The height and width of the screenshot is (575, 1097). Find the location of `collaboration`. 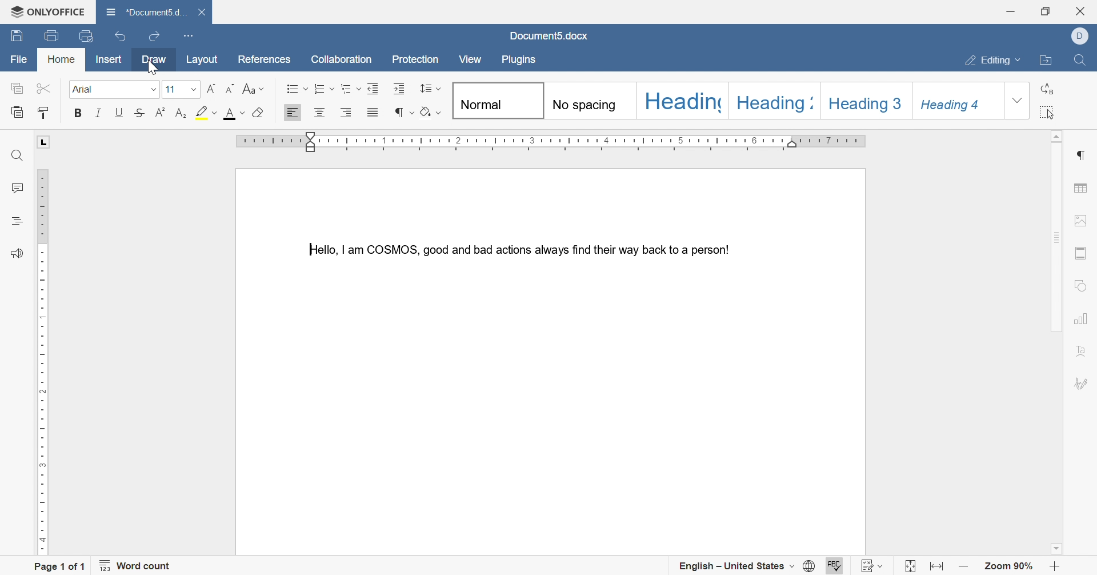

collaboration is located at coordinates (342, 60).